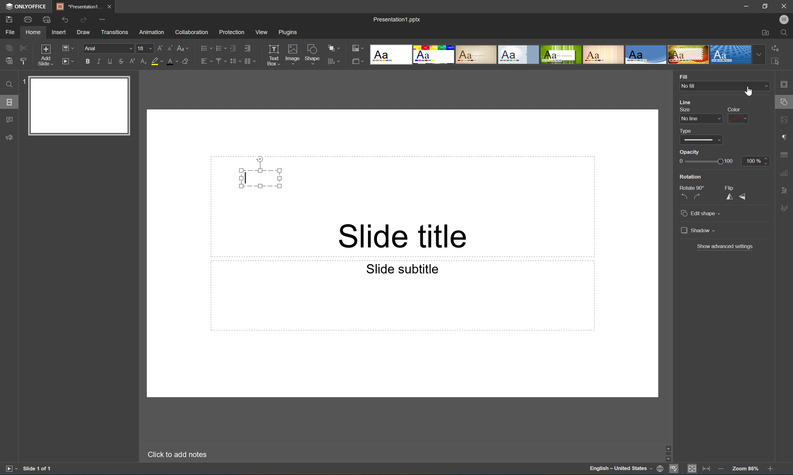  I want to click on Color, so click(739, 119).